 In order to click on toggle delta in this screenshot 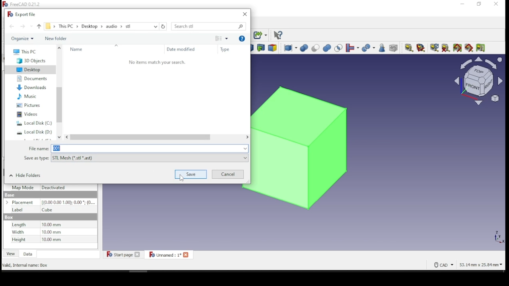, I will do `click(481, 48)`.